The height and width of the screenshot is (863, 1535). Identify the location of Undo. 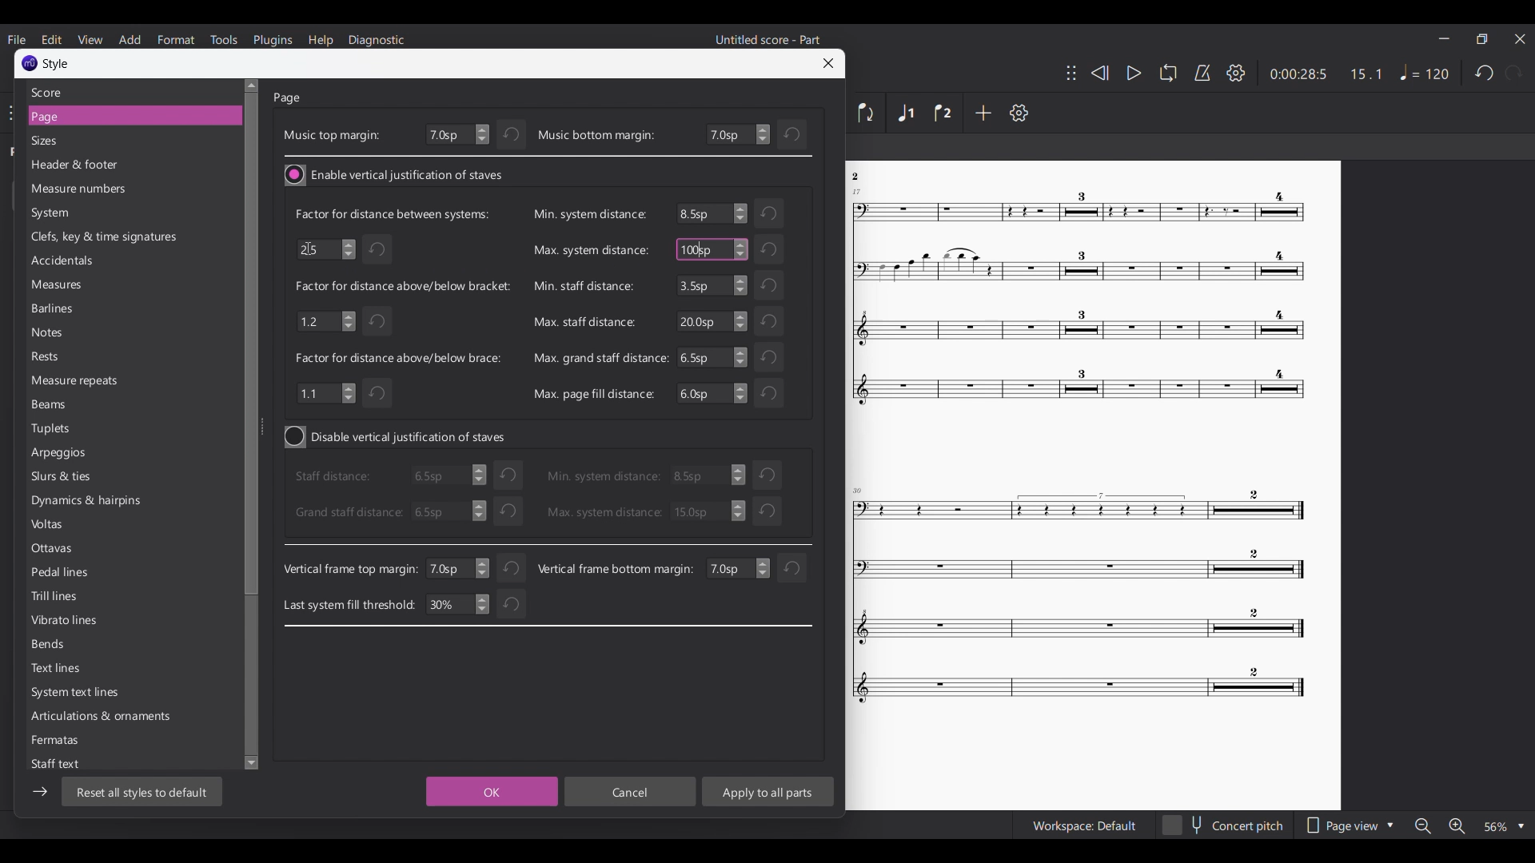
(512, 135).